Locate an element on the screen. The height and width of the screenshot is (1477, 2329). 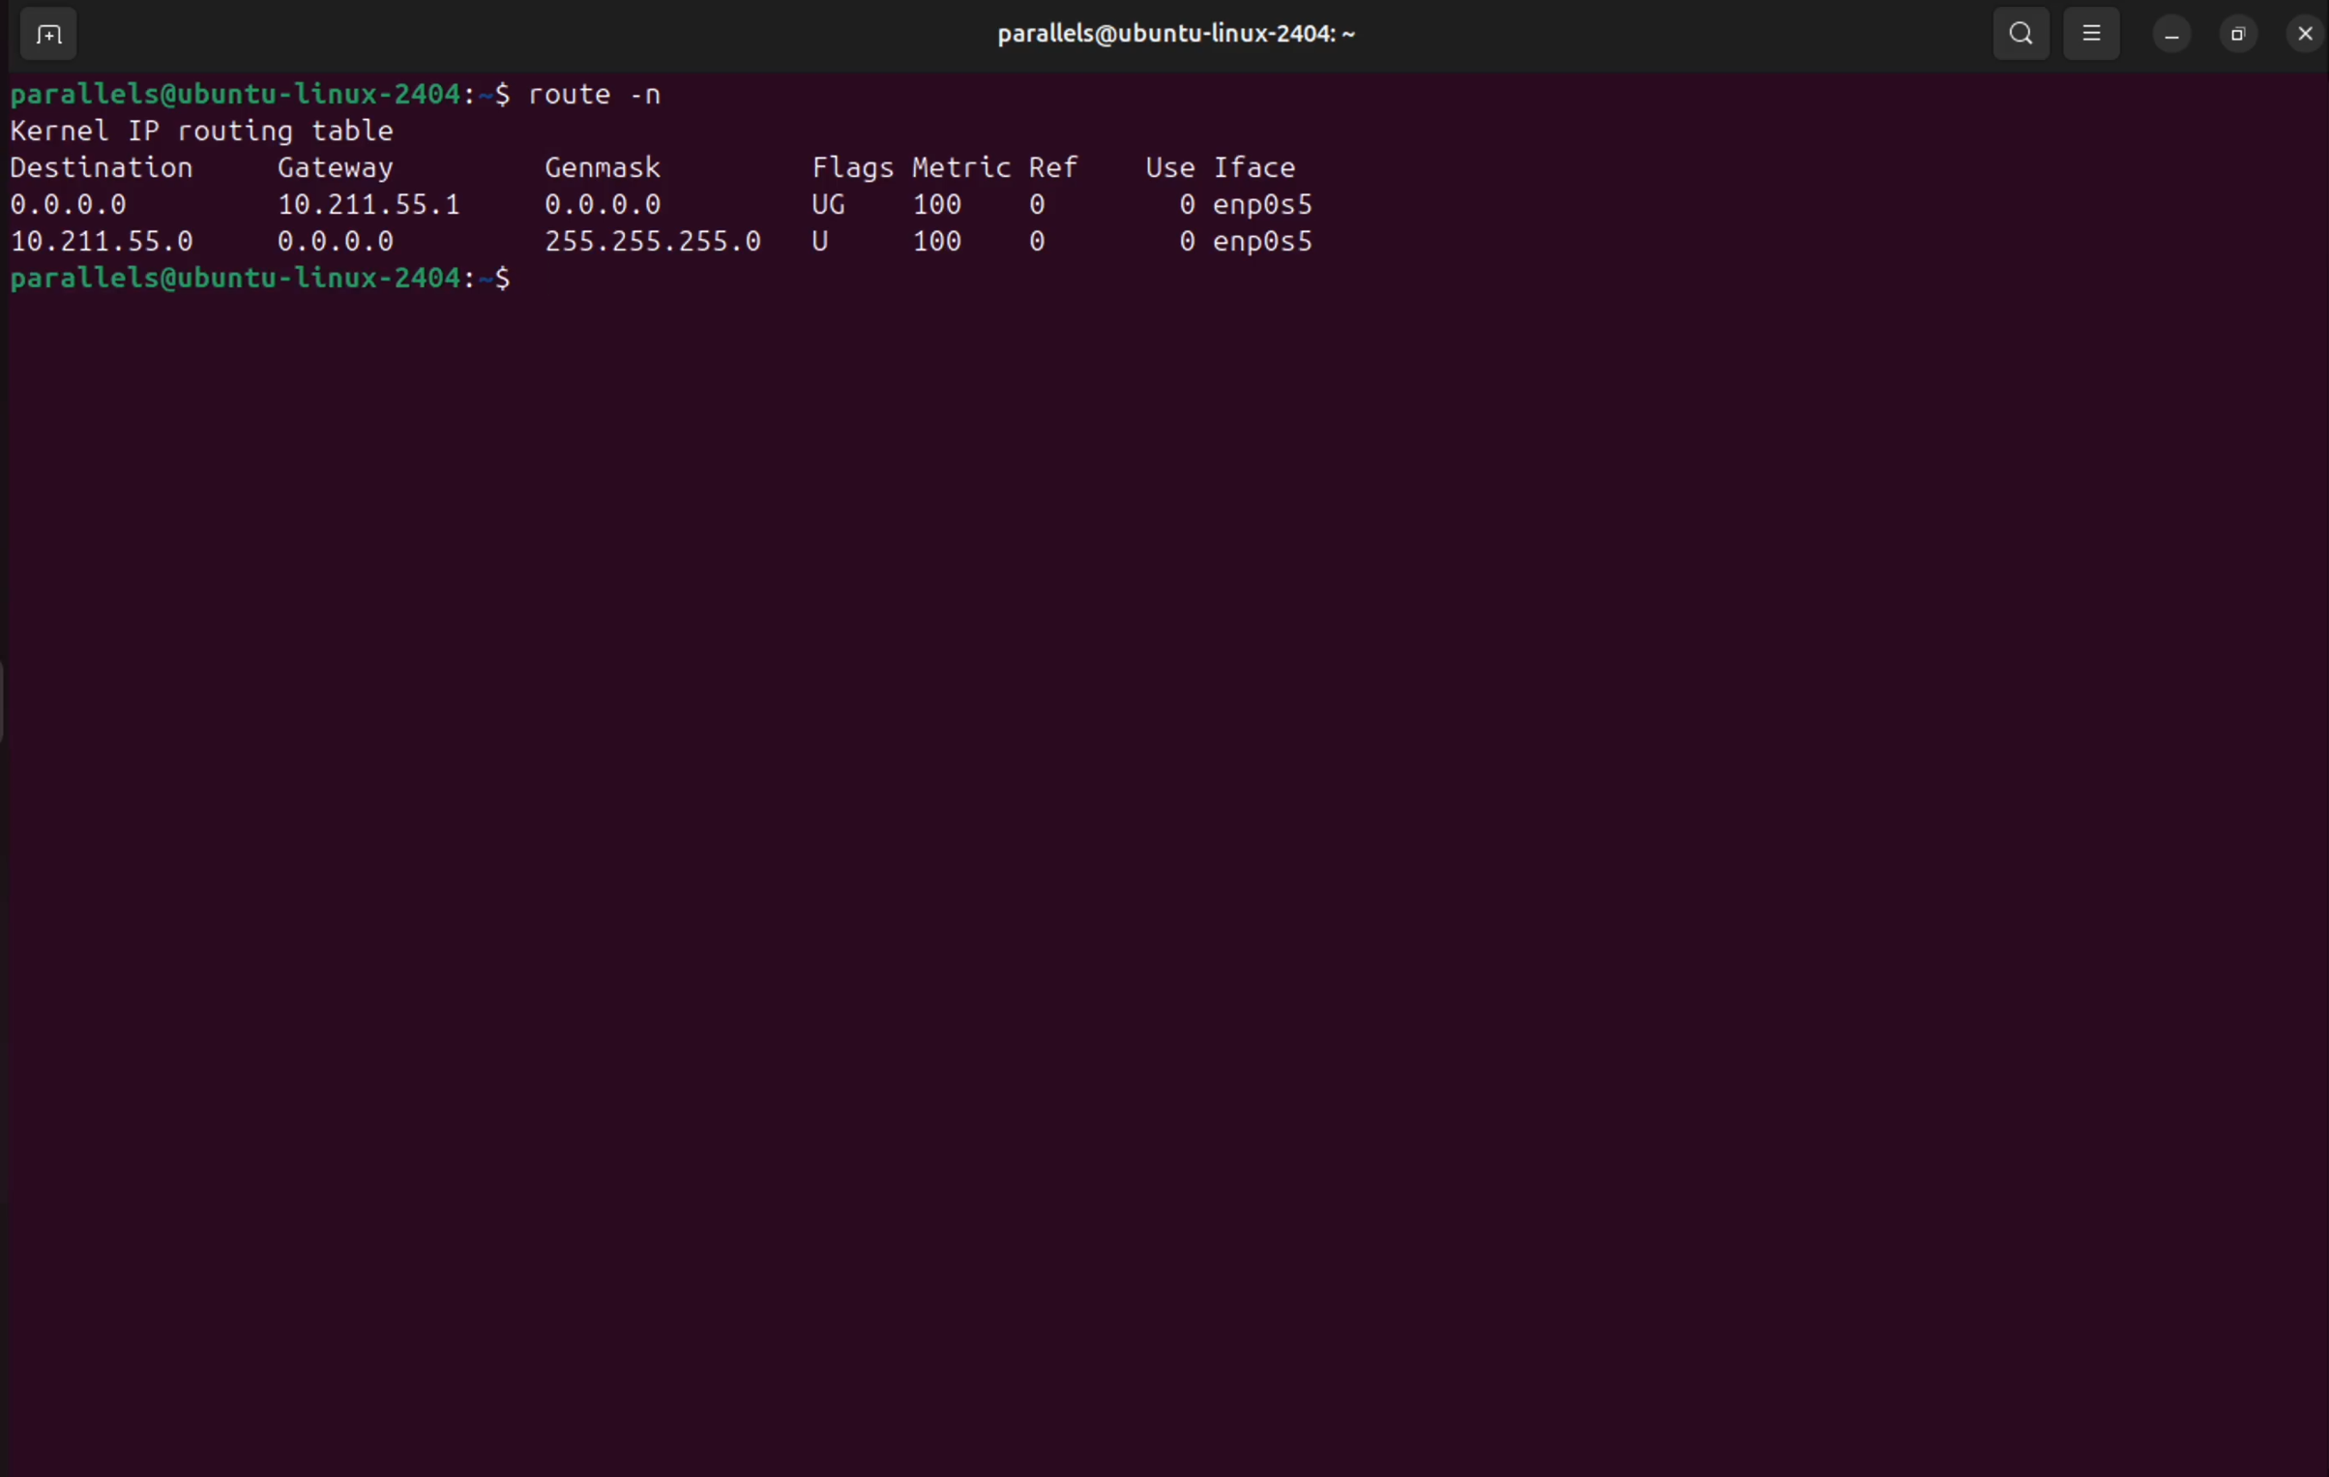
add terminal window is located at coordinates (43, 36).